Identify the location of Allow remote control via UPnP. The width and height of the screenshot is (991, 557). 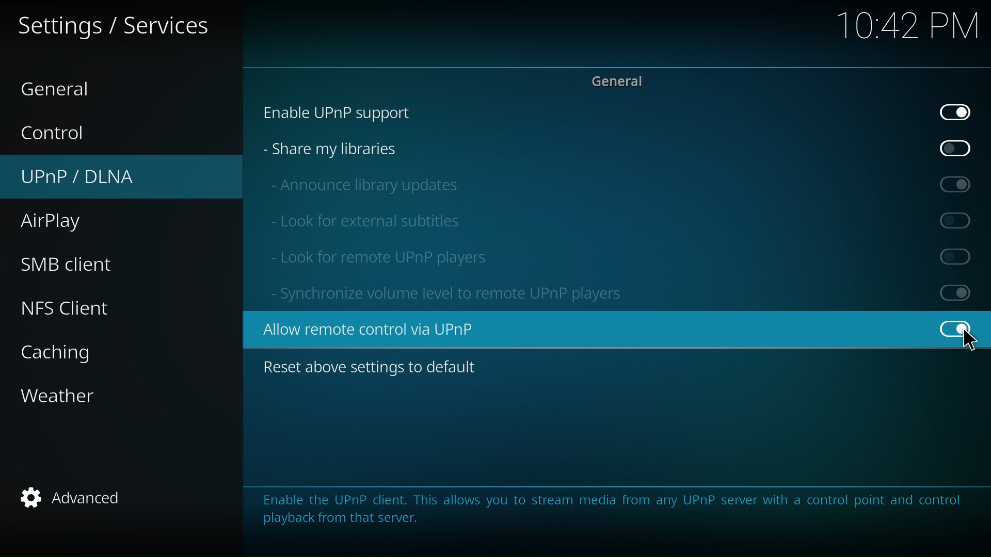
(617, 330).